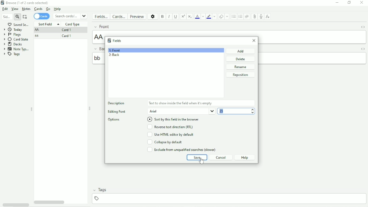 This screenshot has width=368, height=207. What do you see at coordinates (247, 17) in the screenshot?
I see `Alignment` at bounding box center [247, 17].